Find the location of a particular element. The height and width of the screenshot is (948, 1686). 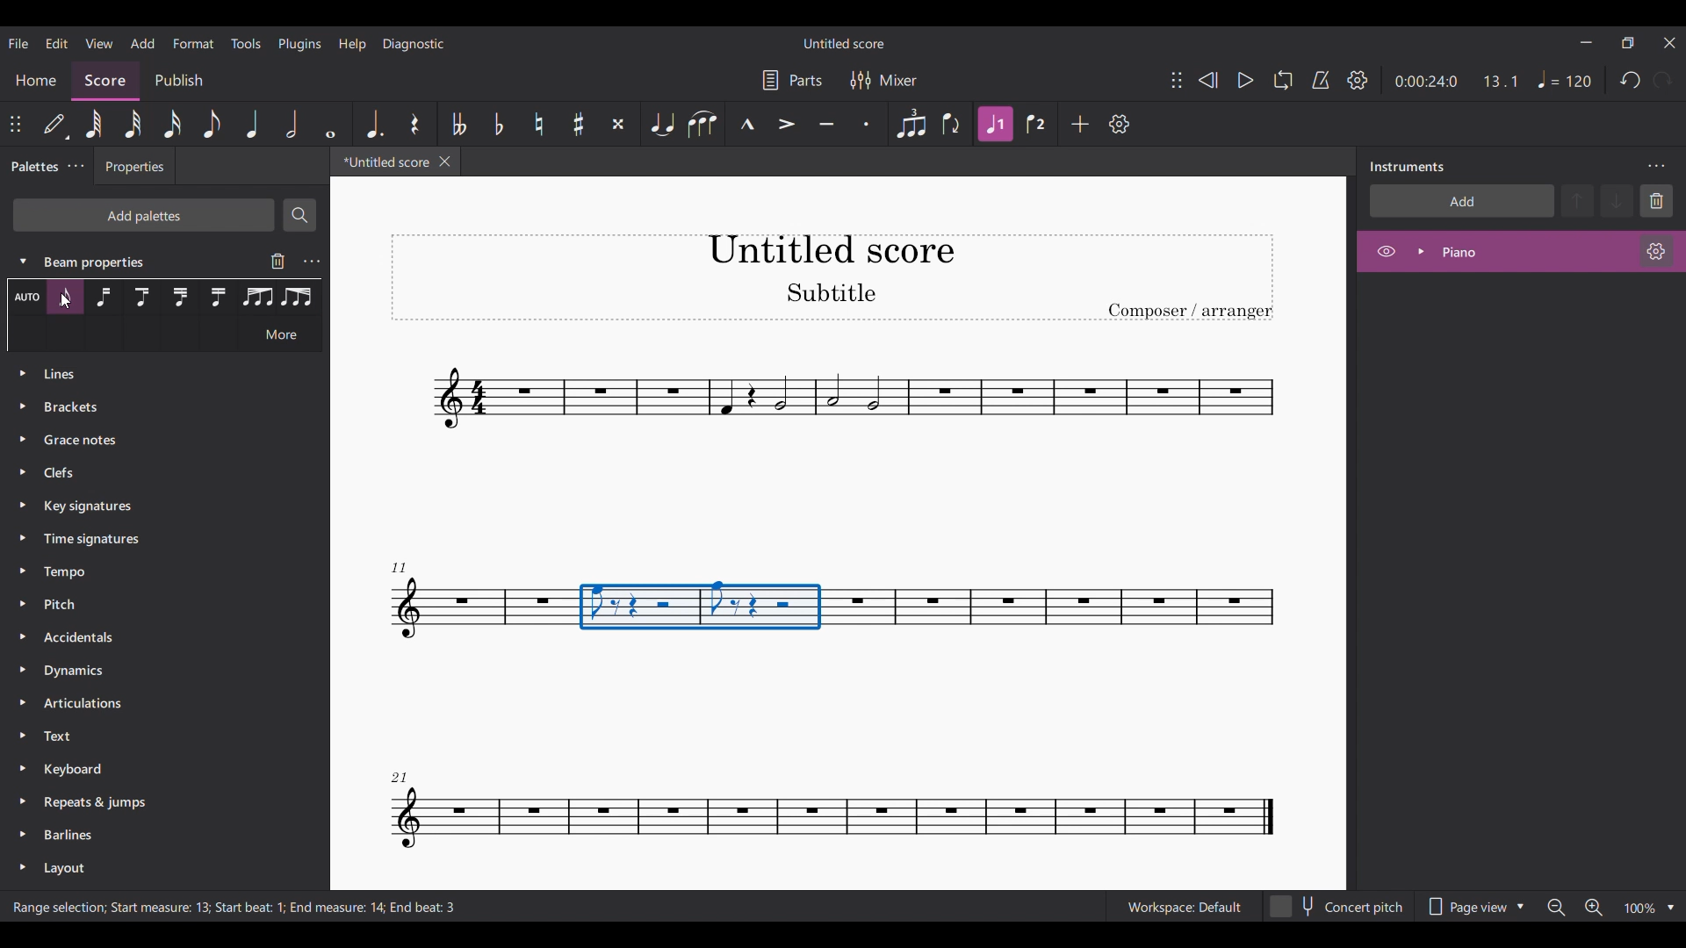

Properties panel is located at coordinates (134, 170).